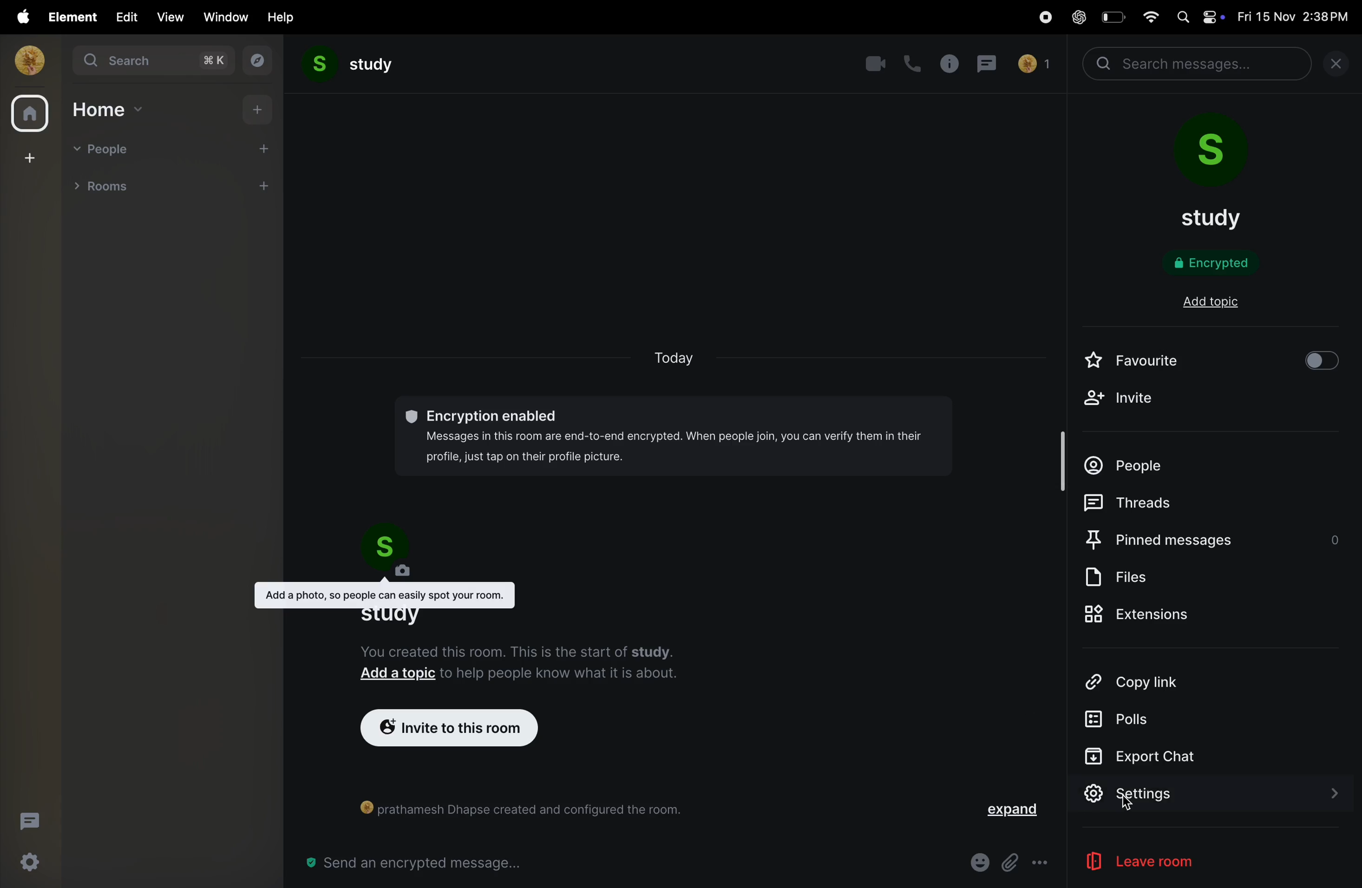 This screenshot has width=1362, height=888. I want to click on room profile pic, so click(396, 553).